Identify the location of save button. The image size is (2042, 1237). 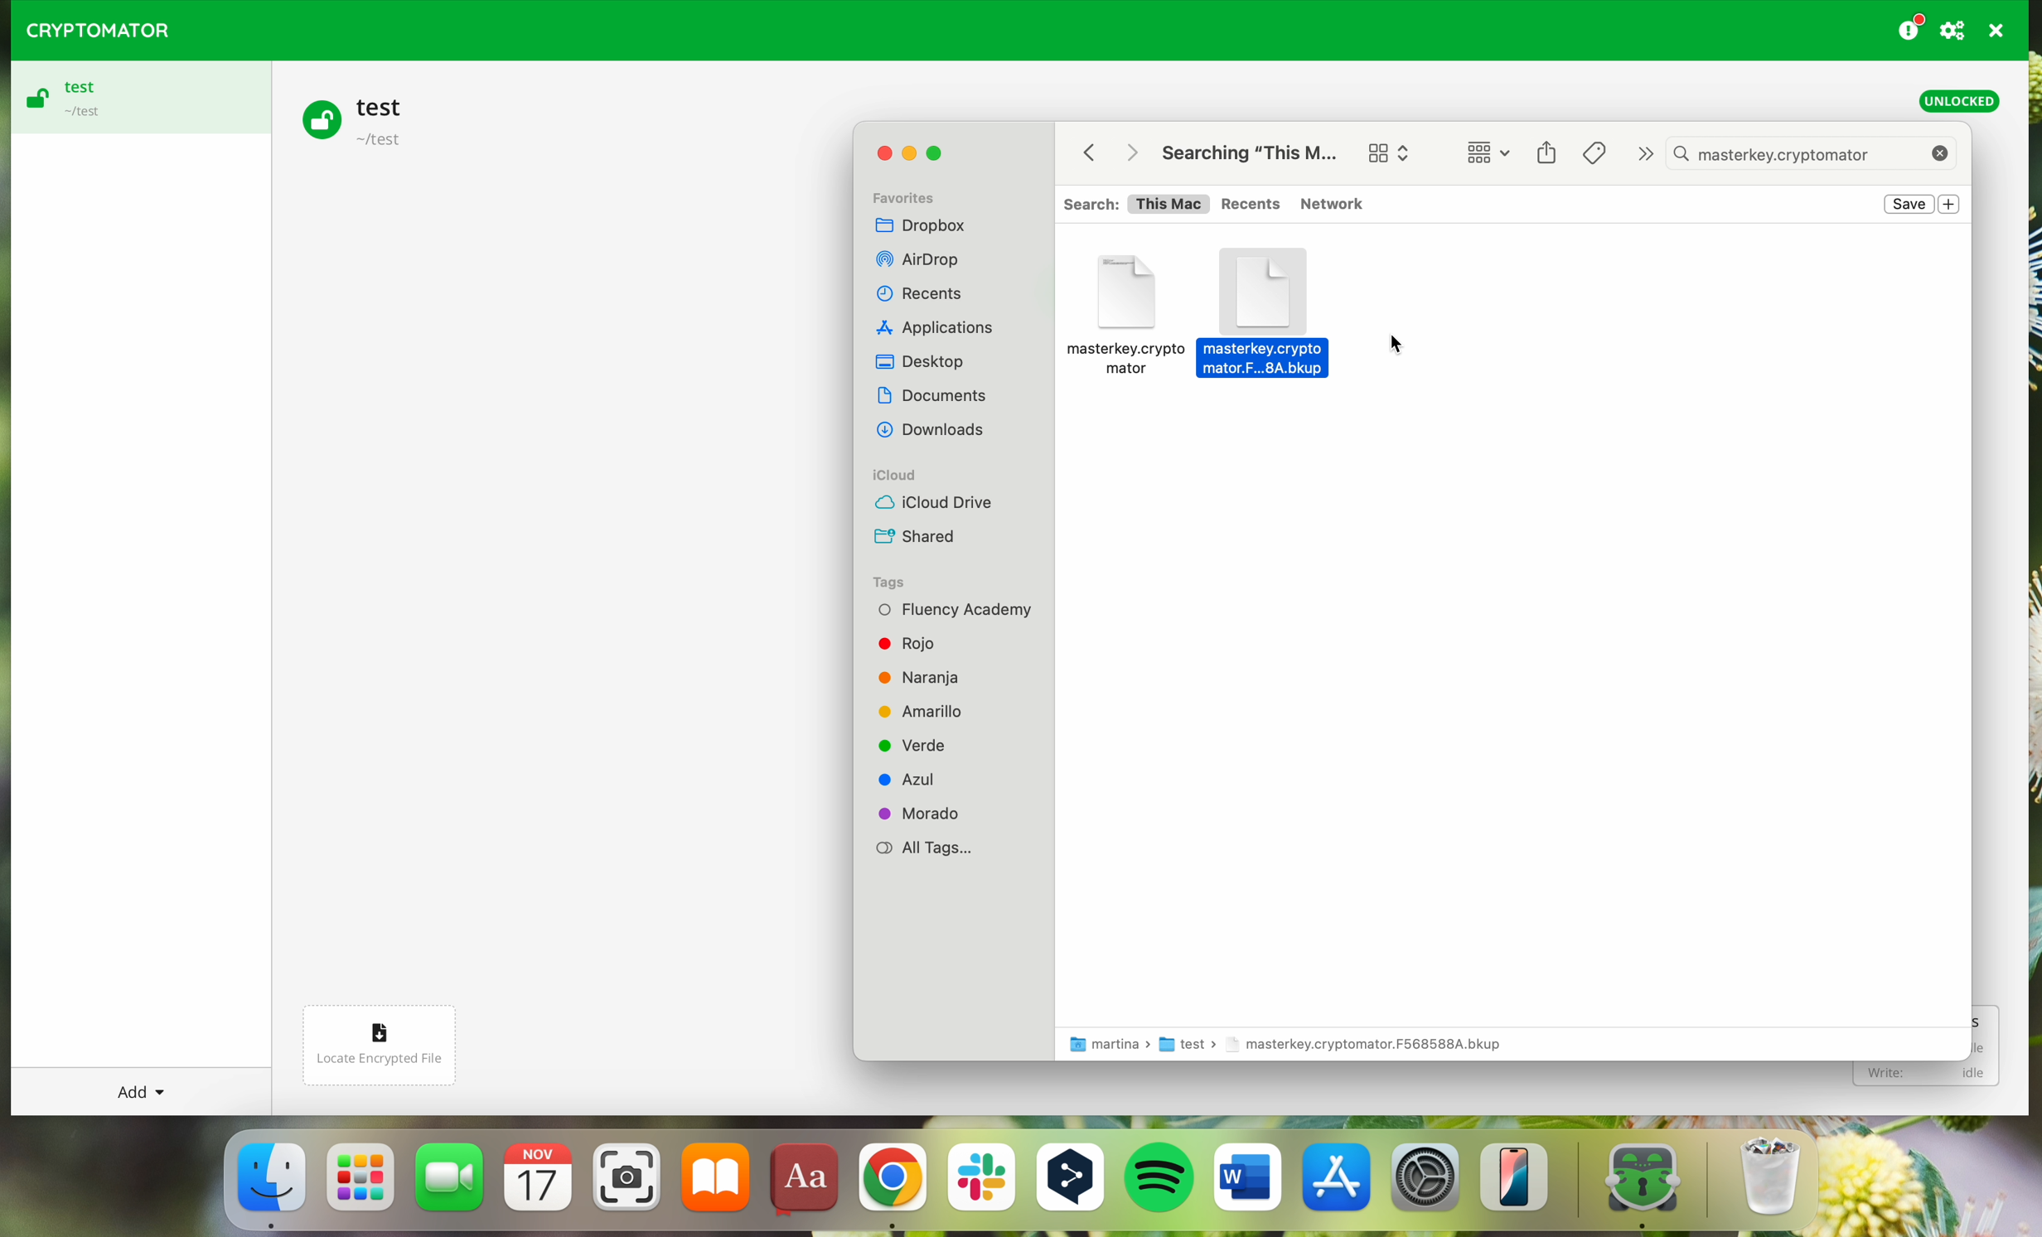
(1909, 205).